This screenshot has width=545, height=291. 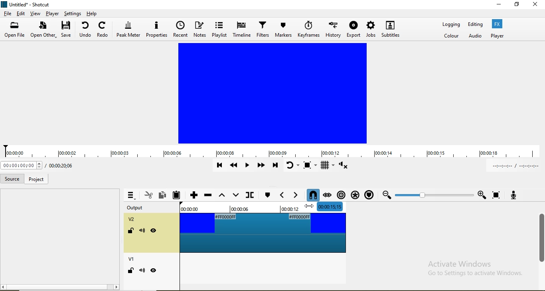 What do you see at coordinates (312, 195) in the screenshot?
I see `Snap` at bounding box center [312, 195].